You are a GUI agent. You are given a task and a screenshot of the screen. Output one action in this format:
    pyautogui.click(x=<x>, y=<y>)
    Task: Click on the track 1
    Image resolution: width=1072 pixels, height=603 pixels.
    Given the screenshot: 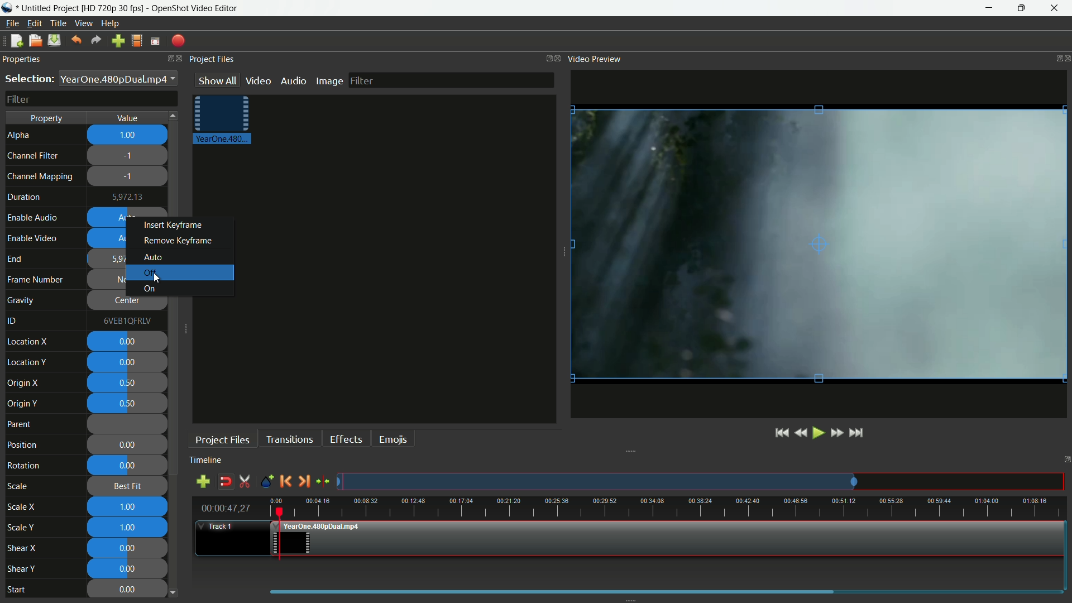 What is the action you would take?
    pyautogui.click(x=222, y=528)
    